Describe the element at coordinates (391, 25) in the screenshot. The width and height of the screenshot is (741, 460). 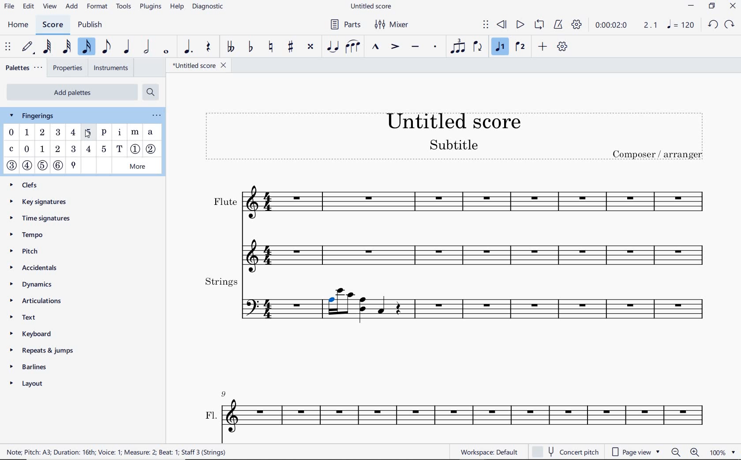
I see `mixer` at that location.